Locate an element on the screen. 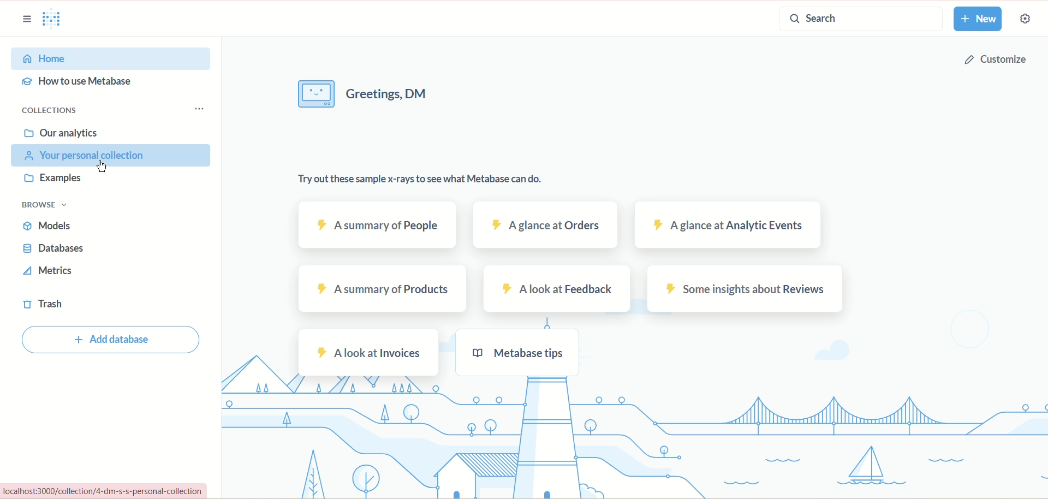 The image size is (1048, 499). search is located at coordinates (861, 19).